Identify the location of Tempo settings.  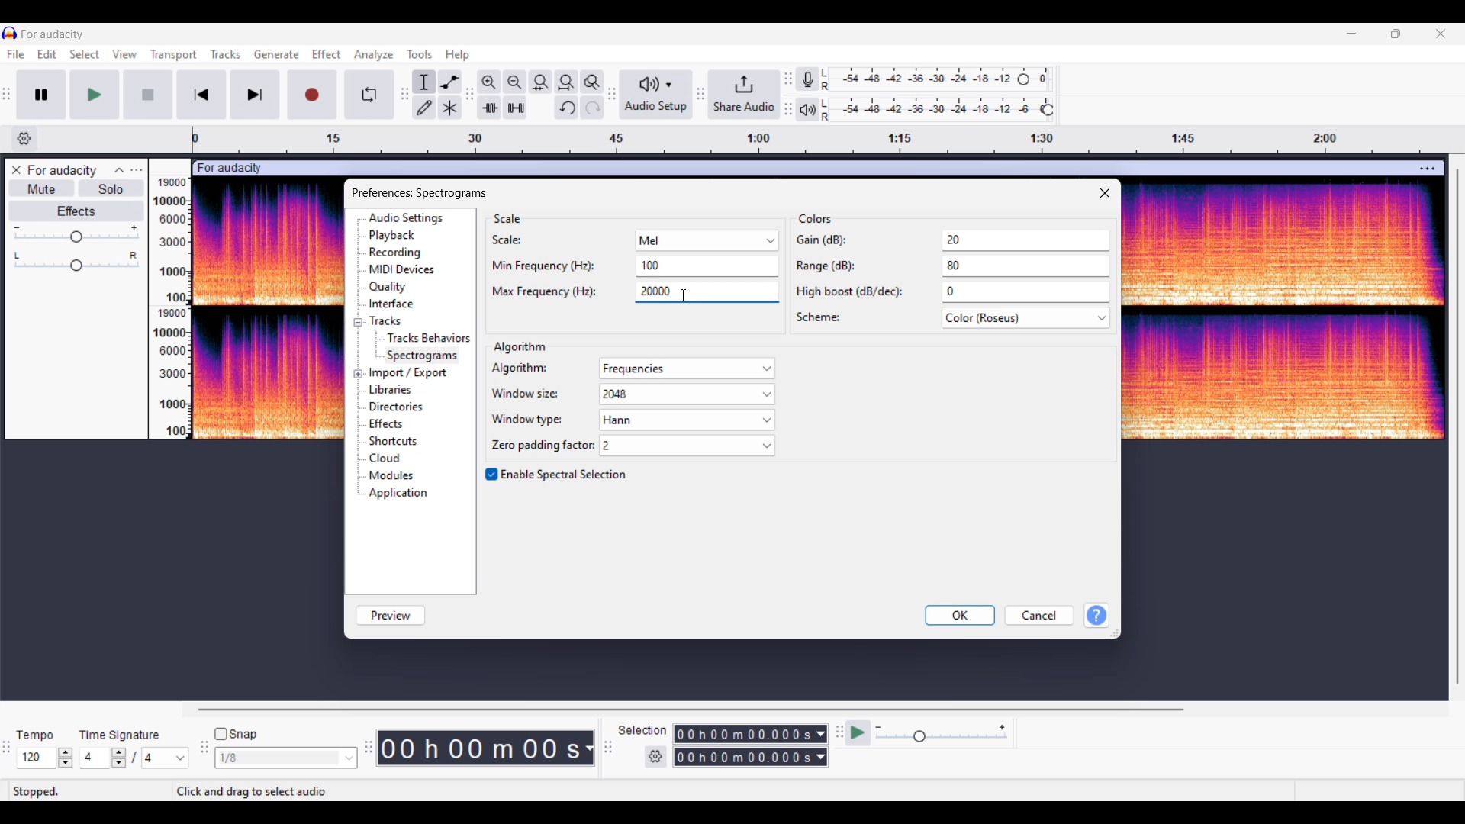
(45, 758).